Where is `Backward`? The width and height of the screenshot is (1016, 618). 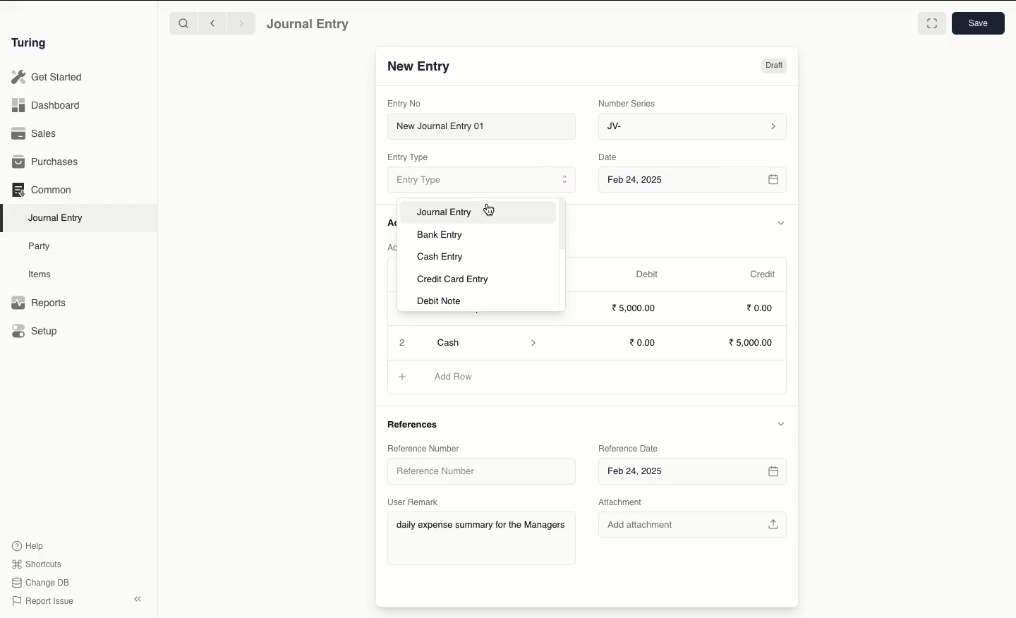 Backward is located at coordinates (212, 23).